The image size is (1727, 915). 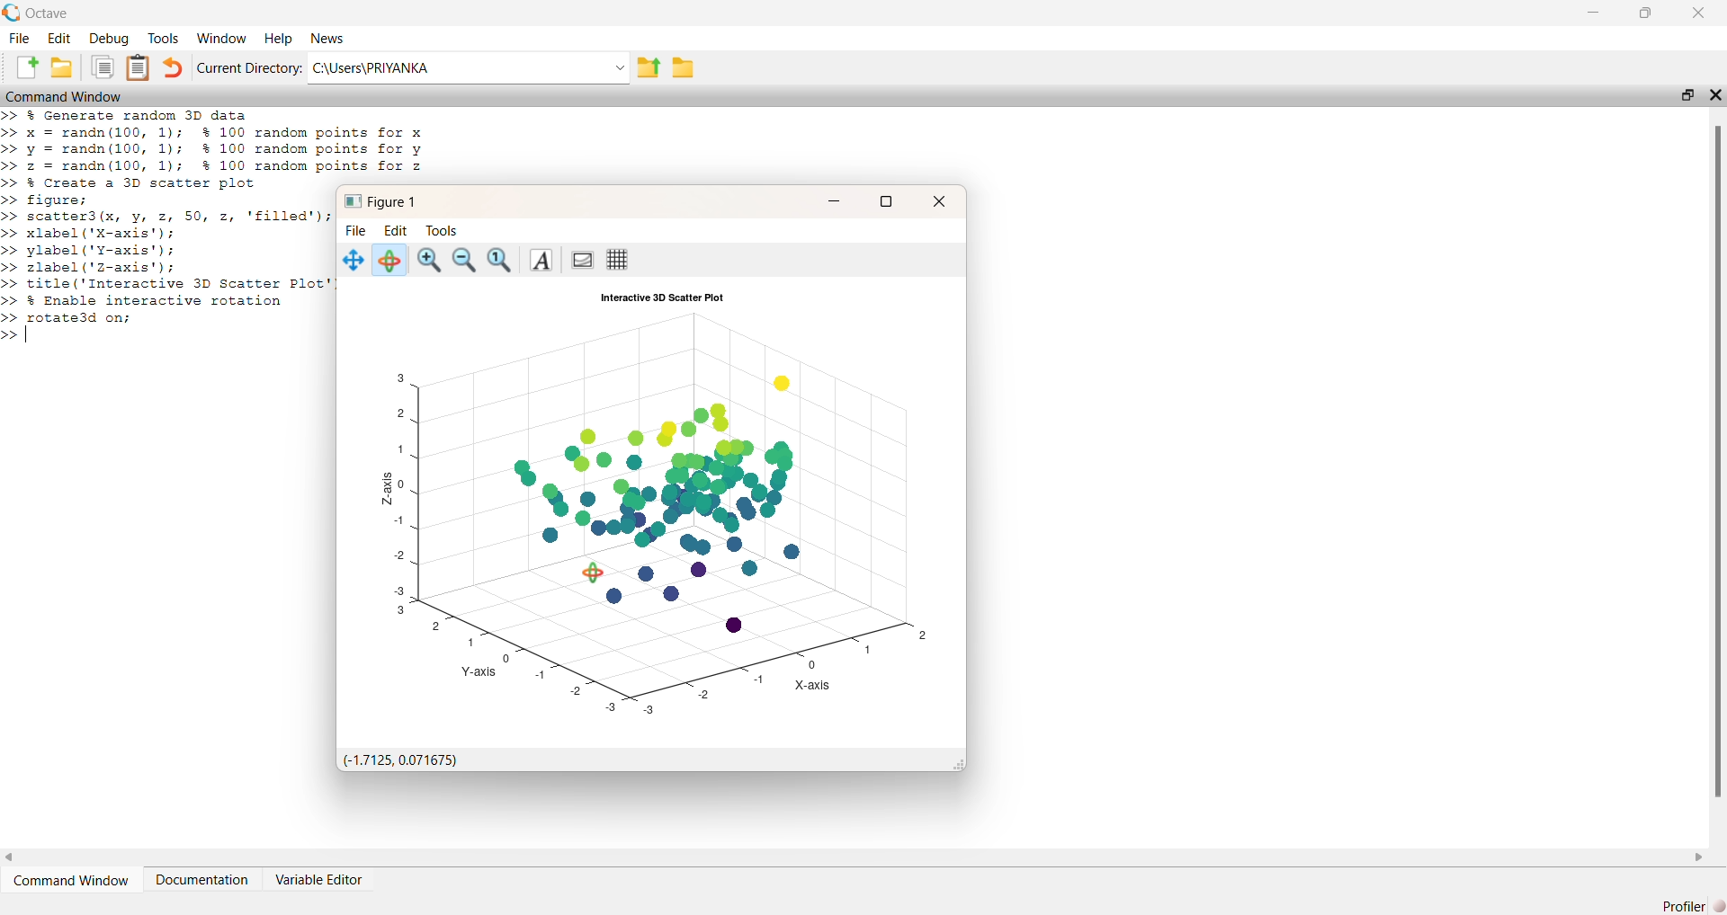 What do you see at coordinates (443, 231) in the screenshot?
I see `Tools` at bounding box center [443, 231].